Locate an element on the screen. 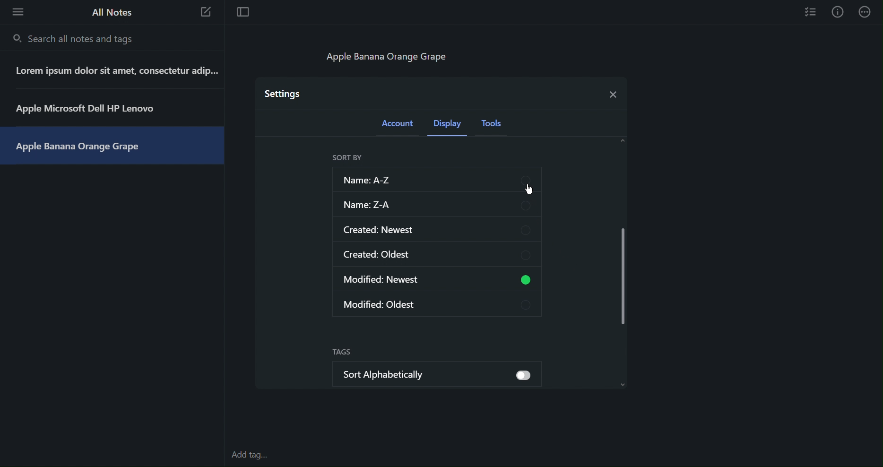  Tags is located at coordinates (342, 353).